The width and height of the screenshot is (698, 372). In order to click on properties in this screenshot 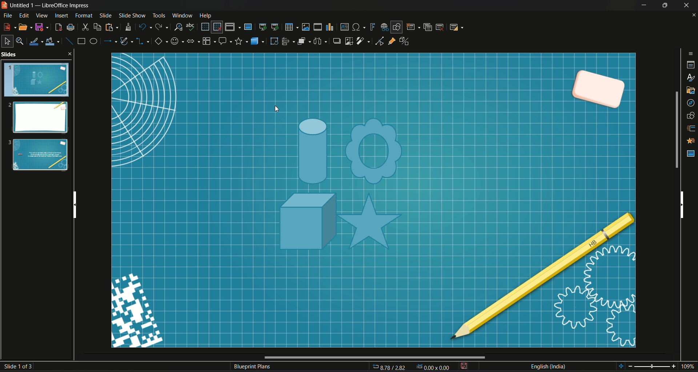, I will do `click(691, 66)`.